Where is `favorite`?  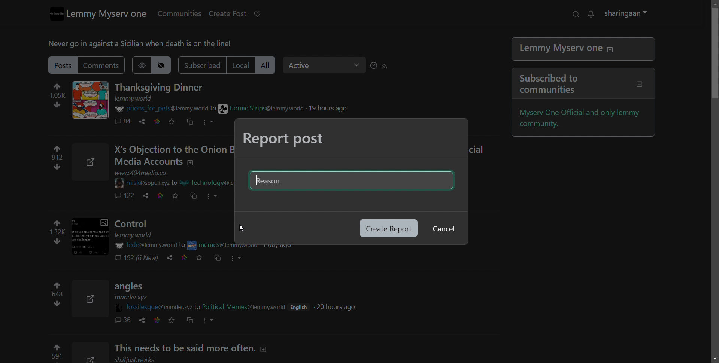 favorite is located at coordinates (176, 122).